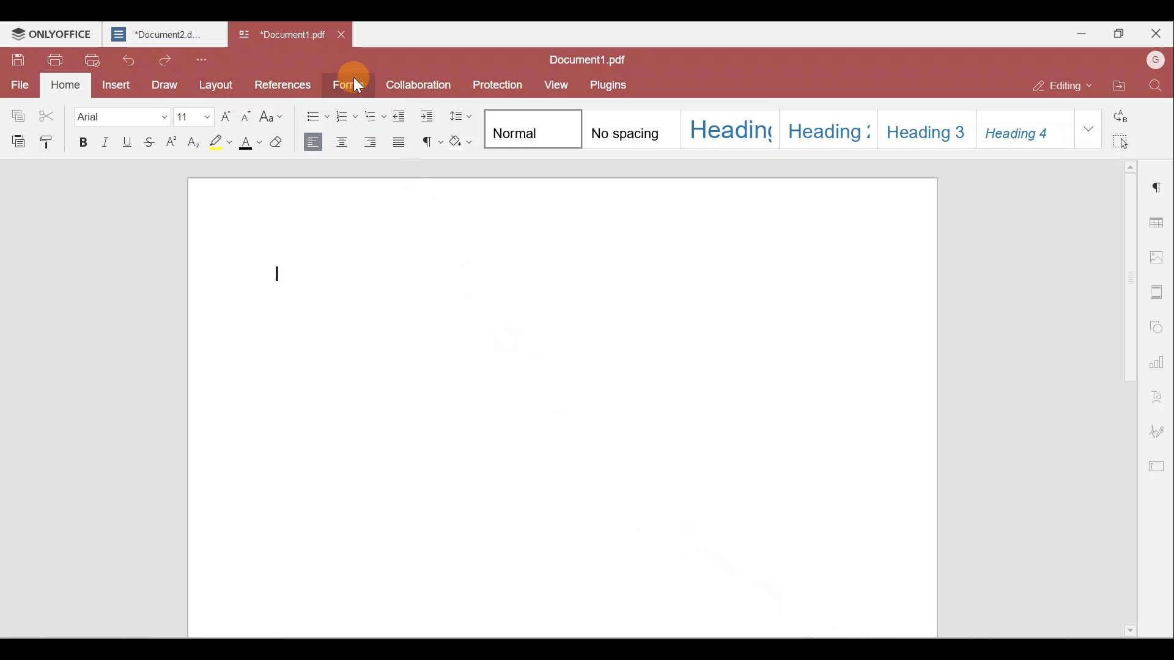  I want to click on Replace, so click(1129, 113).